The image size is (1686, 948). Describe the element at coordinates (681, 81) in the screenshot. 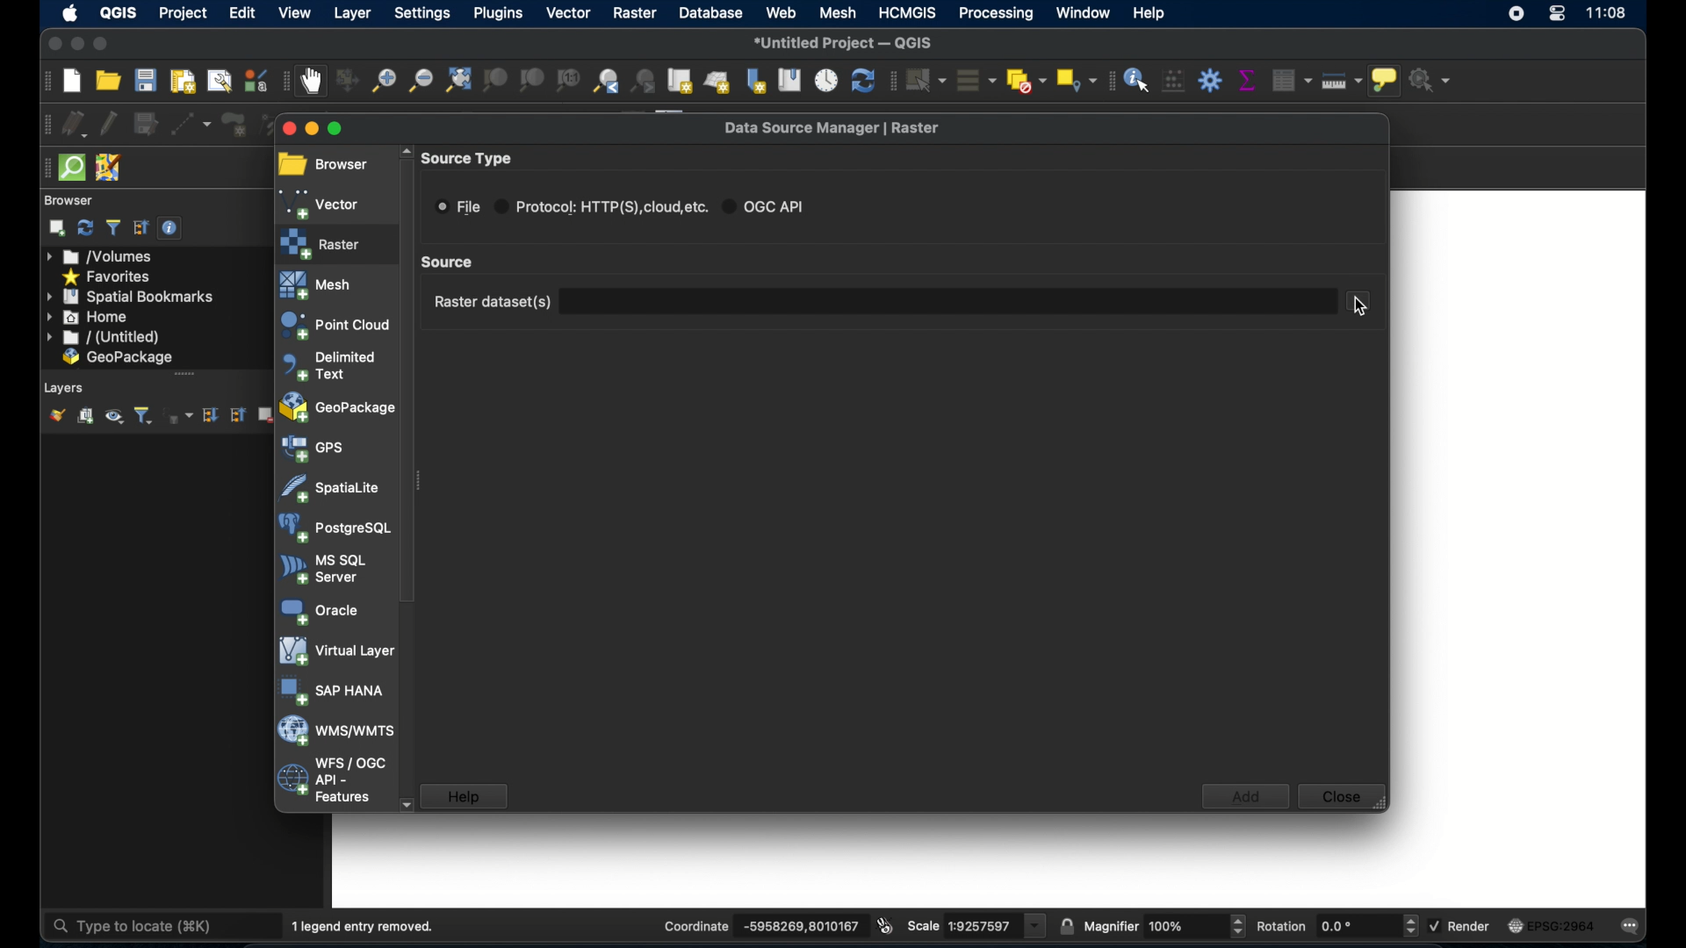

I see `new map view` at that location.